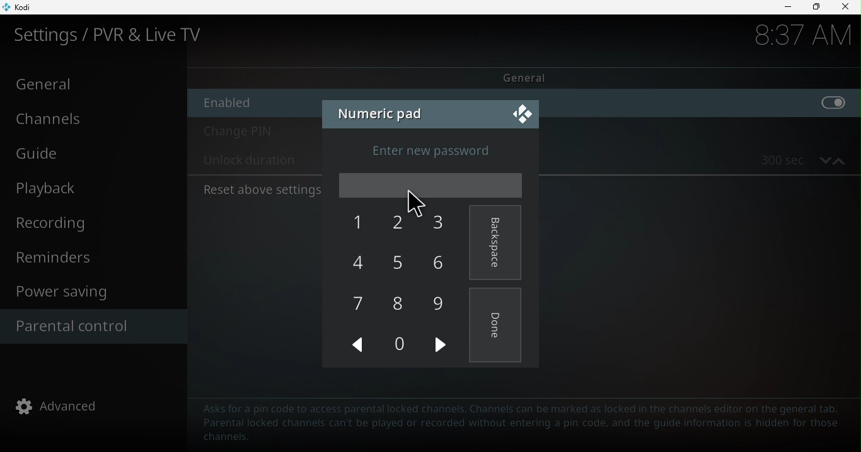  What do you see at coordinates (496, 240) in the screenshot?
I see `Backspace` at bounding box center [496, 240].